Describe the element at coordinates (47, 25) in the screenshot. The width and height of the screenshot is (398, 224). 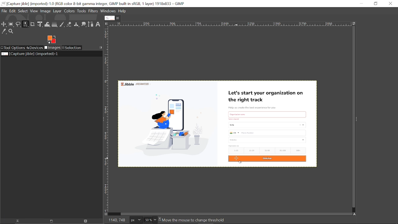
I see `Wrap text tool` at that location.